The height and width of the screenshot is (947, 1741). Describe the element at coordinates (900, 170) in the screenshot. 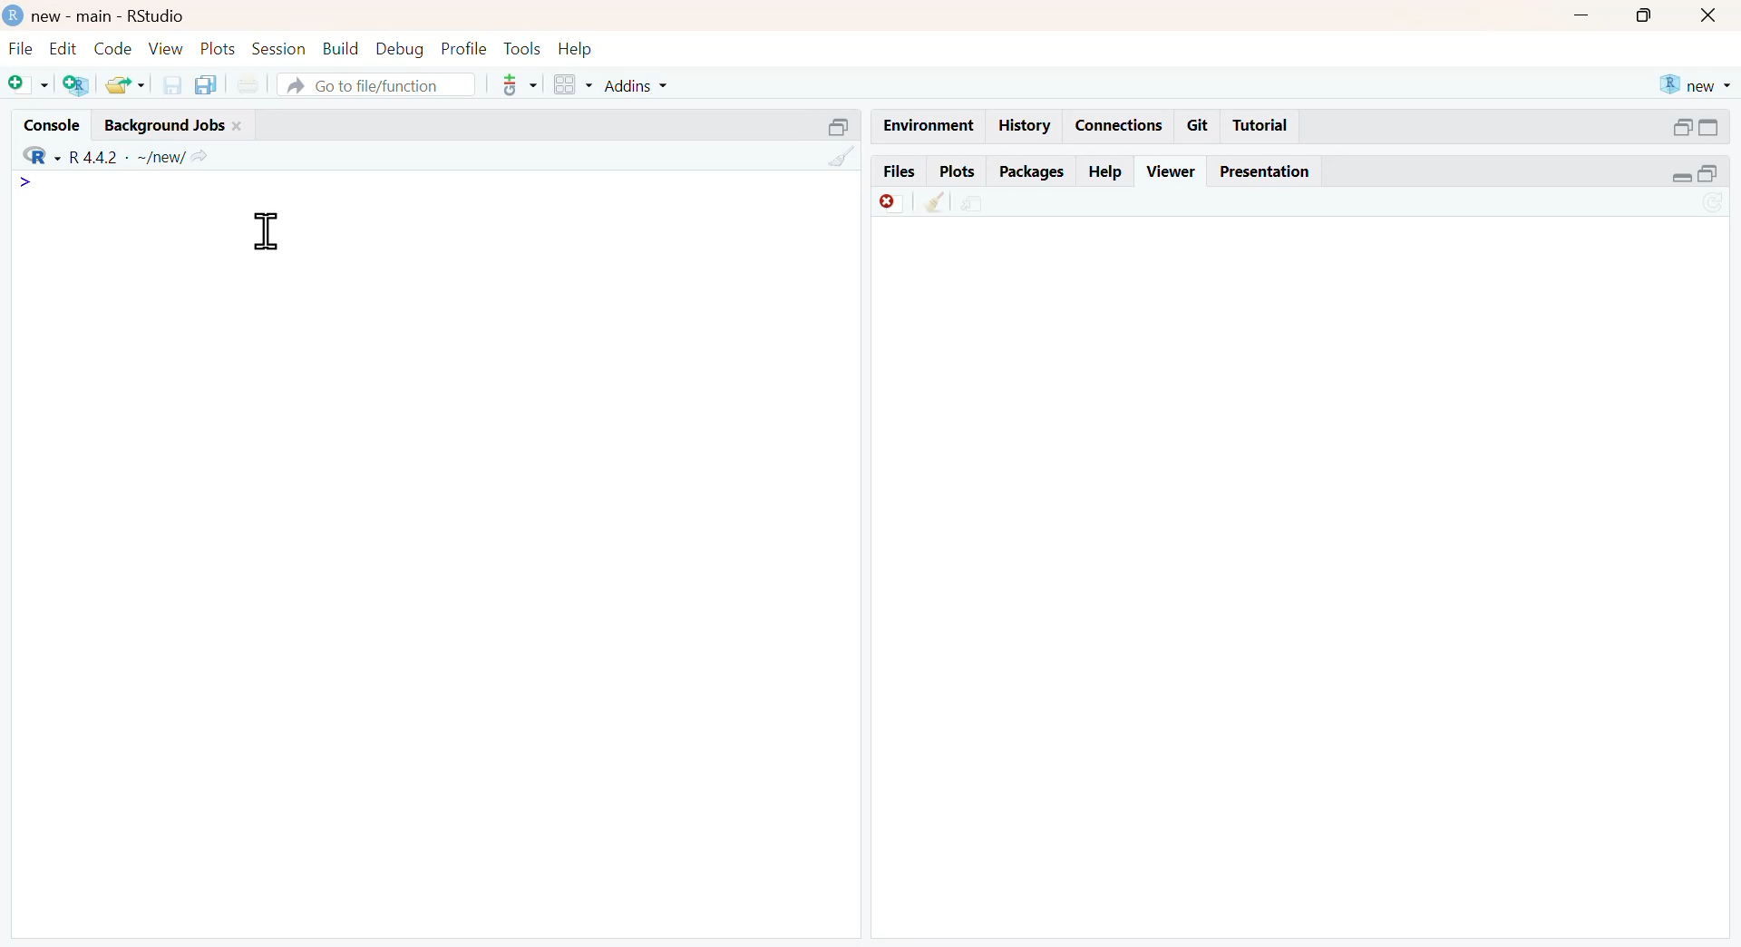

I see `files` at that location.